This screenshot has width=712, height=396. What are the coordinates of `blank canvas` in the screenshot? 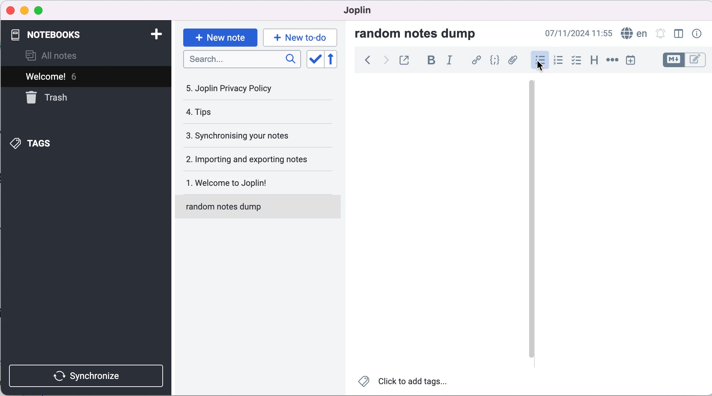 It's located at (434, 220).